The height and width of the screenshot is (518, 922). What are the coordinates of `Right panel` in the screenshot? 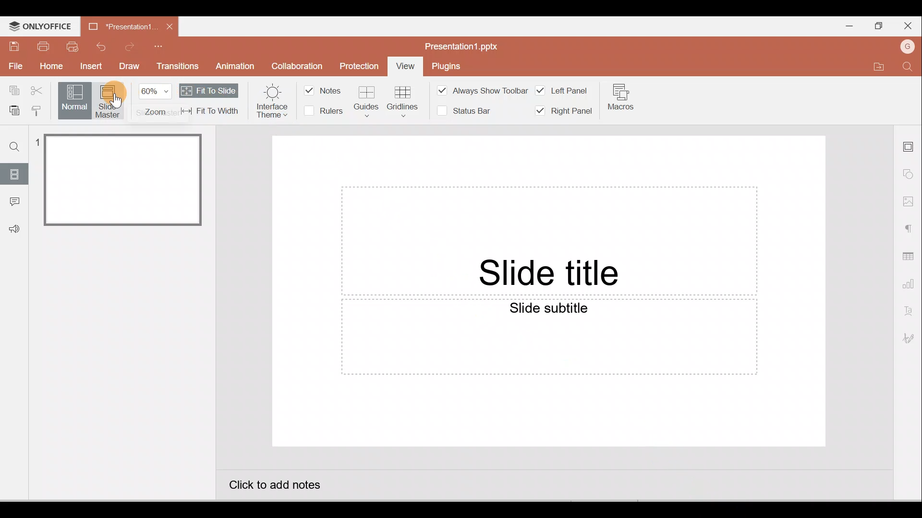 It's located at (564, 111).